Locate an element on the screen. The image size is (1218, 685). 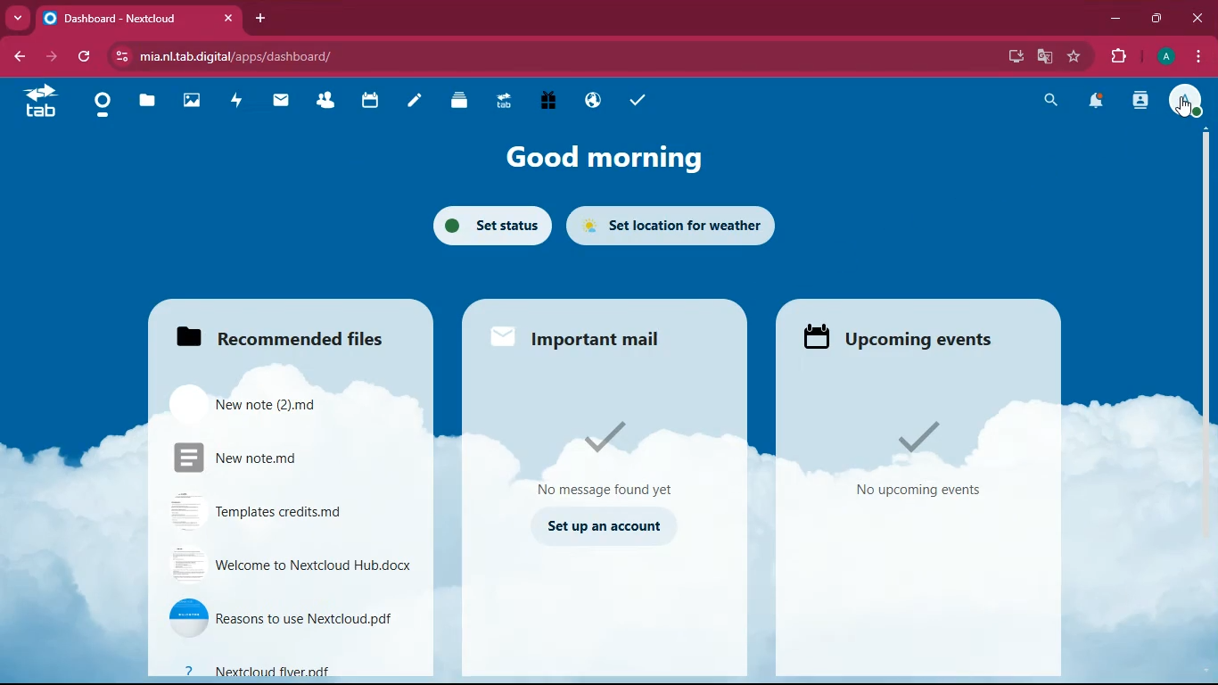
tab is located at coordinates (44, 104).